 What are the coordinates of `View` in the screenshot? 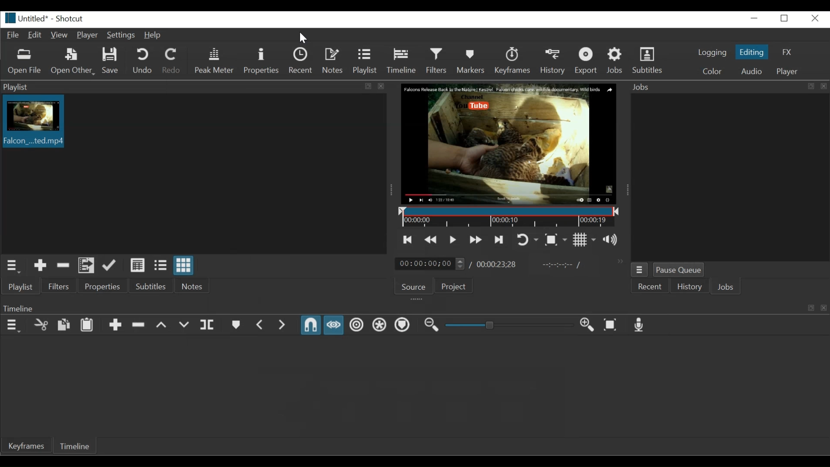 It's located at (59, 36).